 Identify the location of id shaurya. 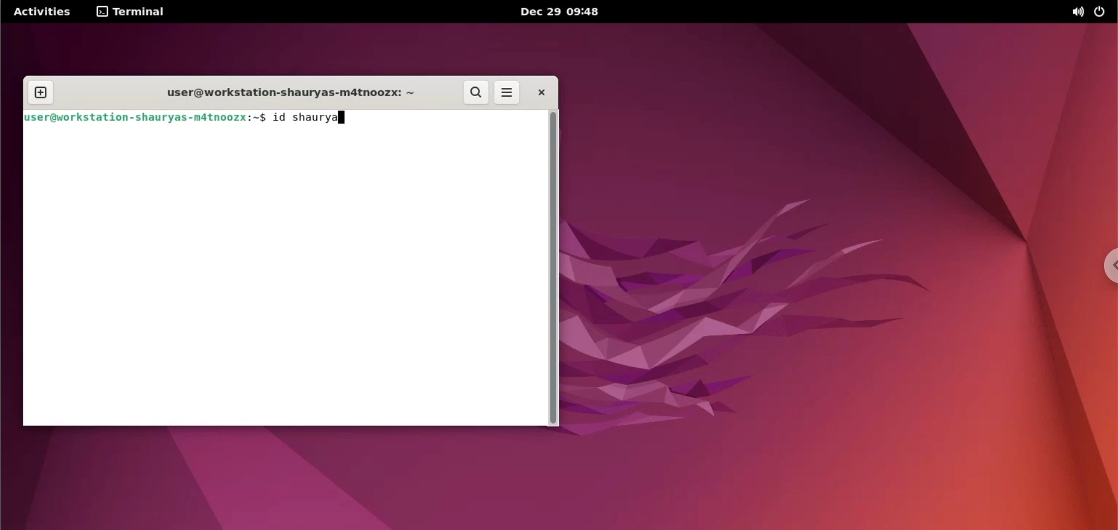
(302, 118).